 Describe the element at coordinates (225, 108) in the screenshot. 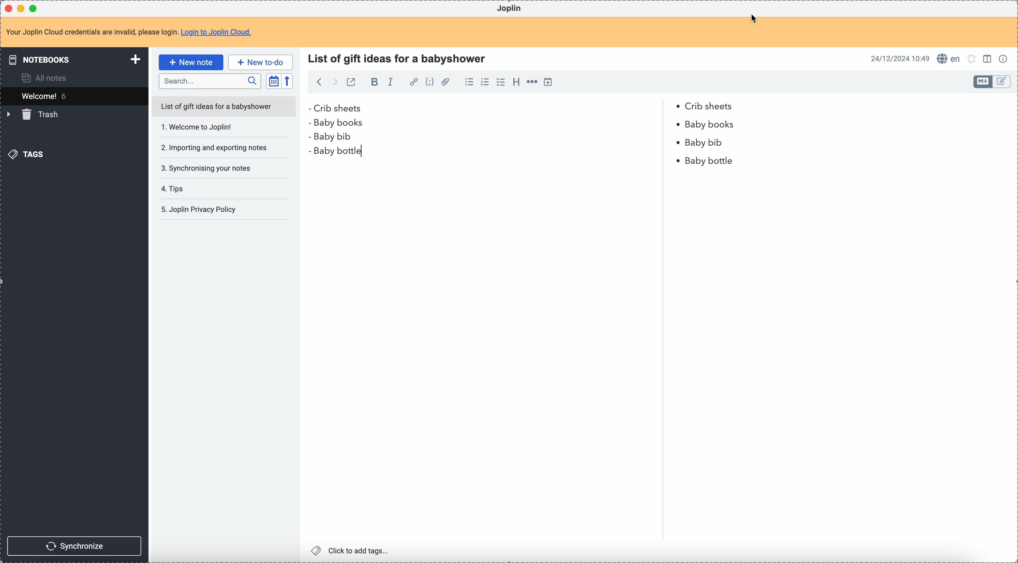

I see `list of gift ideas for a babyshower` at that location.